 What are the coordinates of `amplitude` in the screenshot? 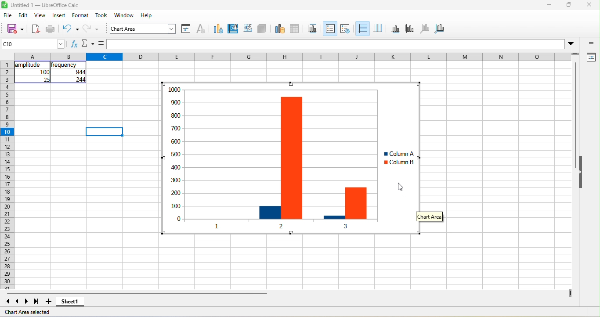 It's located at (29, 65).